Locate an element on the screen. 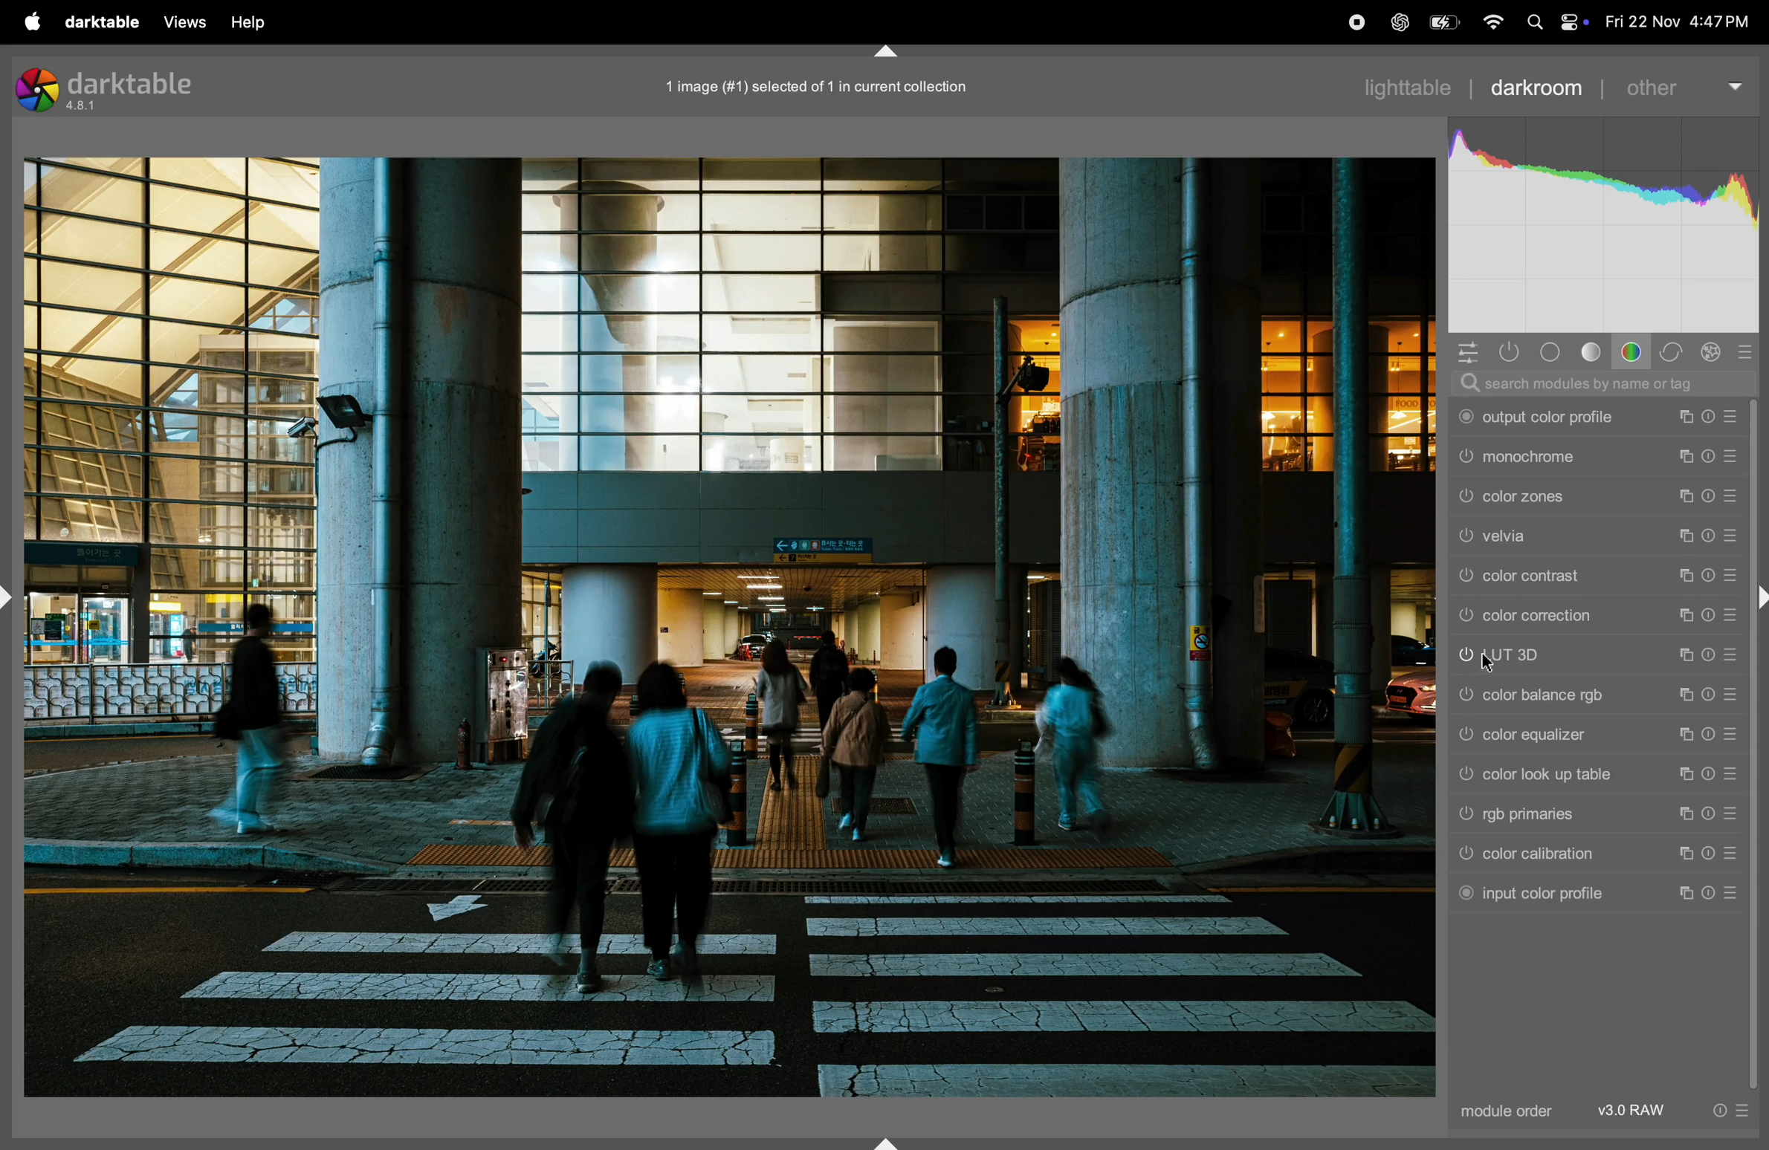 This screenshot has width=1769, height=1150. darktable is located at coordinates (103, 21).